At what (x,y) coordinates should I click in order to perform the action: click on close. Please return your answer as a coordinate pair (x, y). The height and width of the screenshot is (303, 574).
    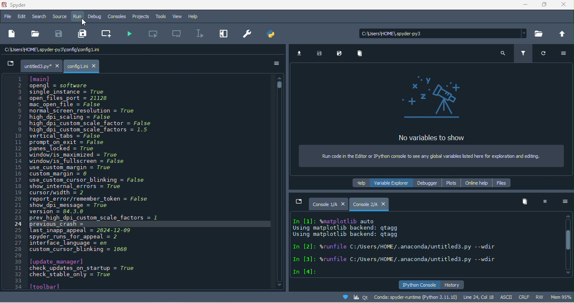
    Looking at the image, I should click on (565, 6).